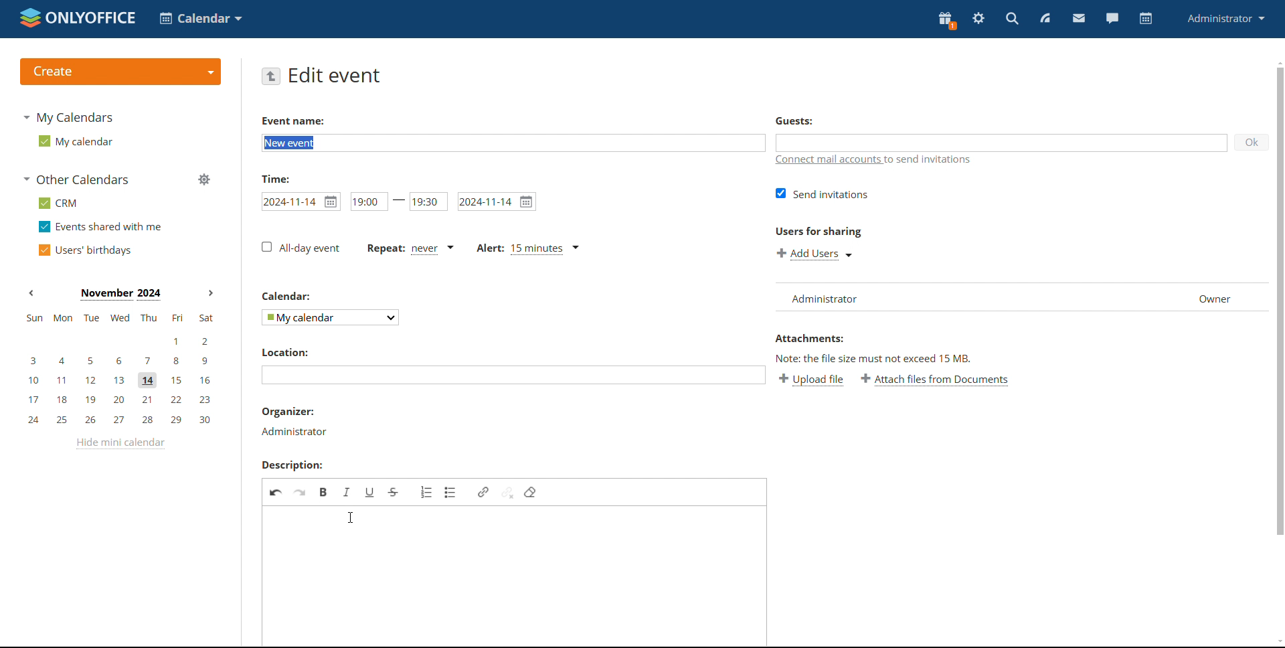  Describe the element at coordinates (515, 577) in the screenshot. I see `edit description` at that location.